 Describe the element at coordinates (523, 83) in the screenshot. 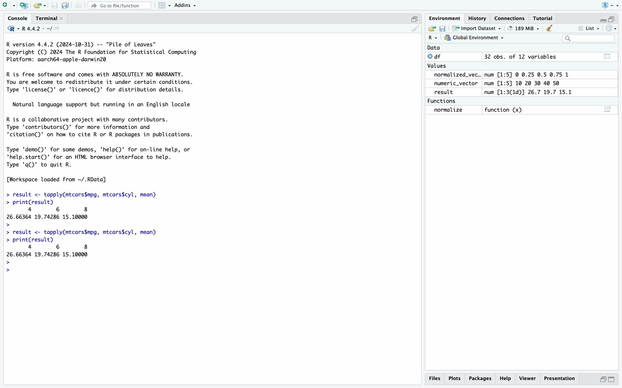

I see `num [1:5] 10 20 30 40 50` at that location.